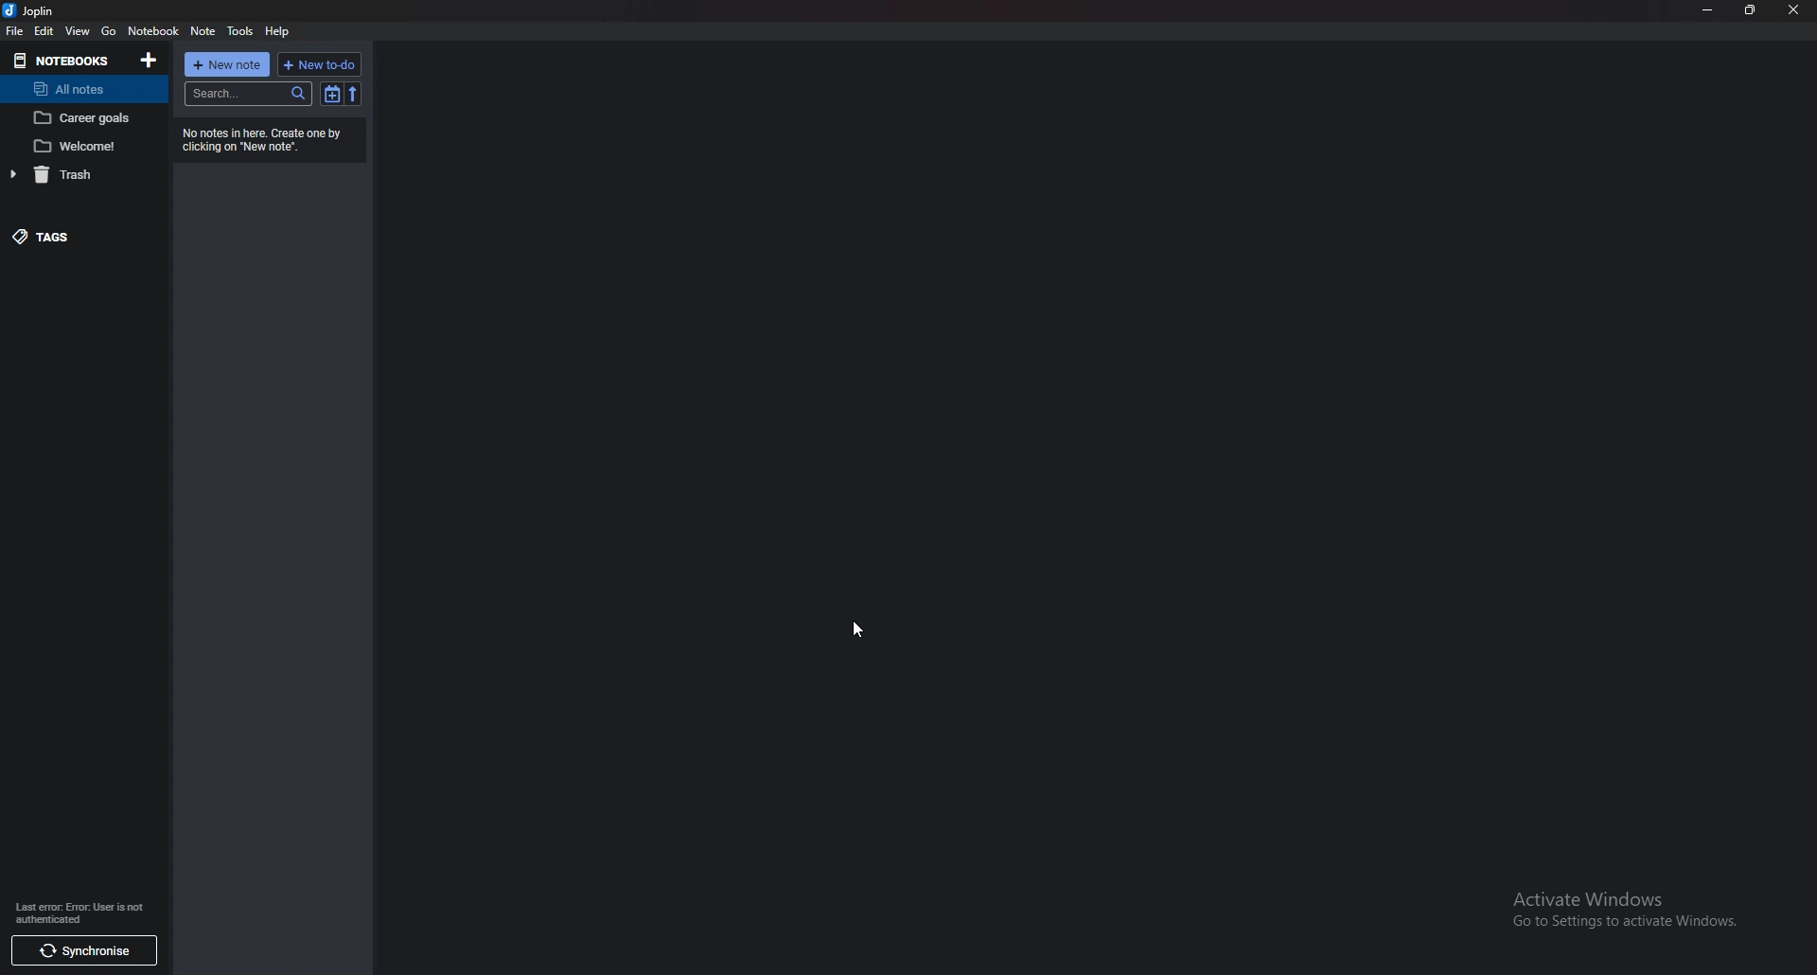 Image resolution: width=1817 pixels, height=975 pixels. Describe the element at coordinates (264, 139) in the screenshot. I see `info` at that location.